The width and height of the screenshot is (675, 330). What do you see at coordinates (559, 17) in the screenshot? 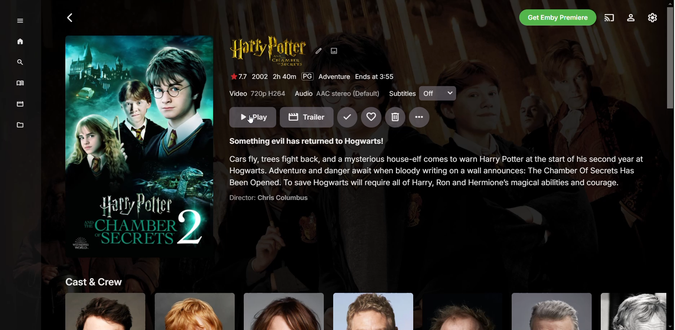
I see `Get Emby Premier` at bounding box center [559, 17].